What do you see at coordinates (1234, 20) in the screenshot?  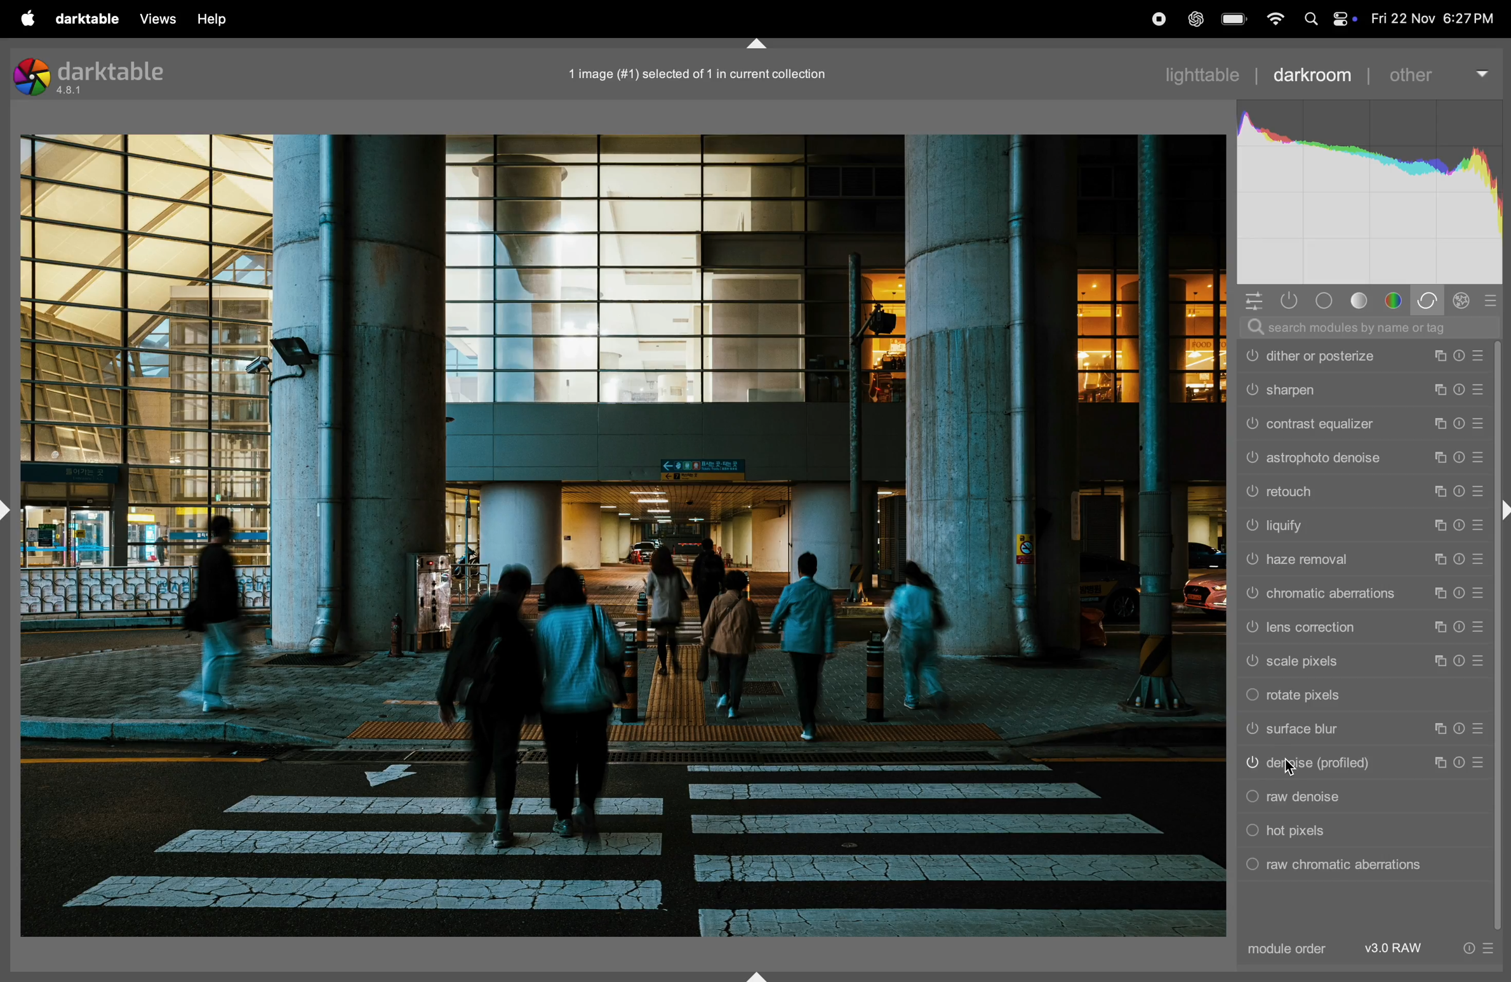 I see `battery` at bounding box center [1234, 20].